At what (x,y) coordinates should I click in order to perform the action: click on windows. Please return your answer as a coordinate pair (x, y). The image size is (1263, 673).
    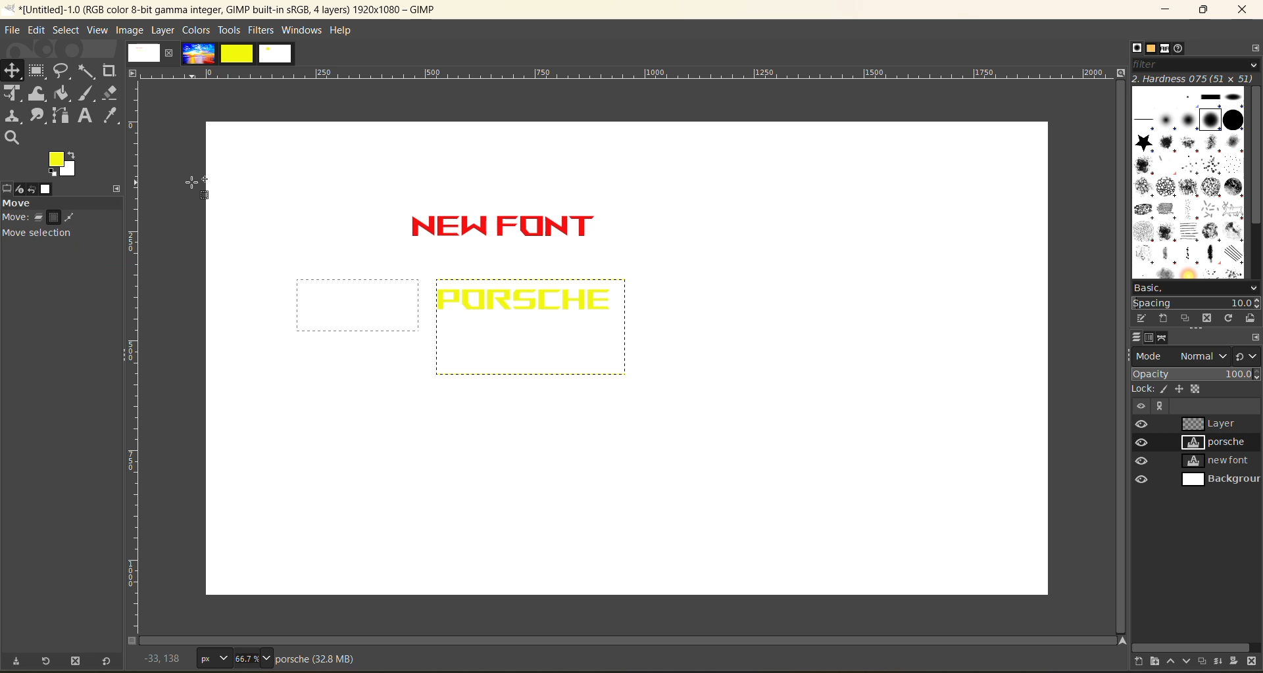
    Looking at the image, I should click on (301, 31).